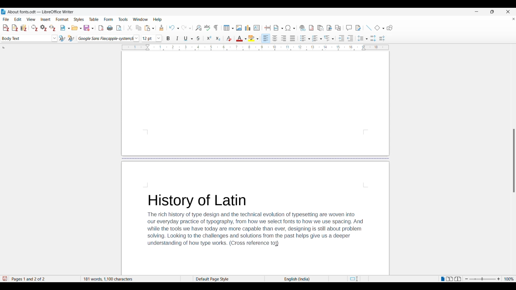 The width and height of the screenshot is (516, 290). I want to click on Align center, so click(275, 38).